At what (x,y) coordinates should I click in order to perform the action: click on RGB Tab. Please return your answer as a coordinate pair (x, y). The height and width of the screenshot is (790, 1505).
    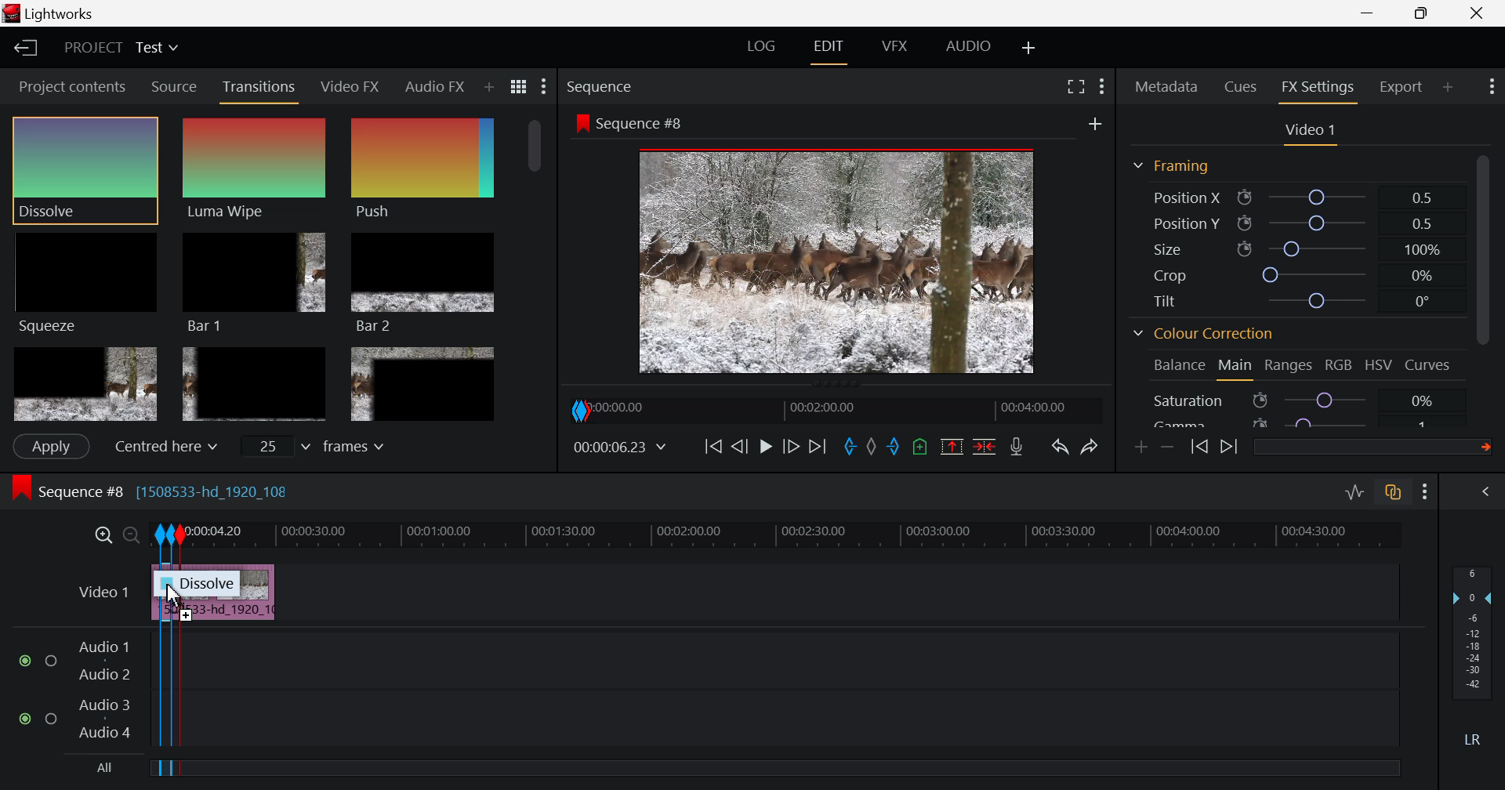
    Looking at the image, I should click on (1340, 368).